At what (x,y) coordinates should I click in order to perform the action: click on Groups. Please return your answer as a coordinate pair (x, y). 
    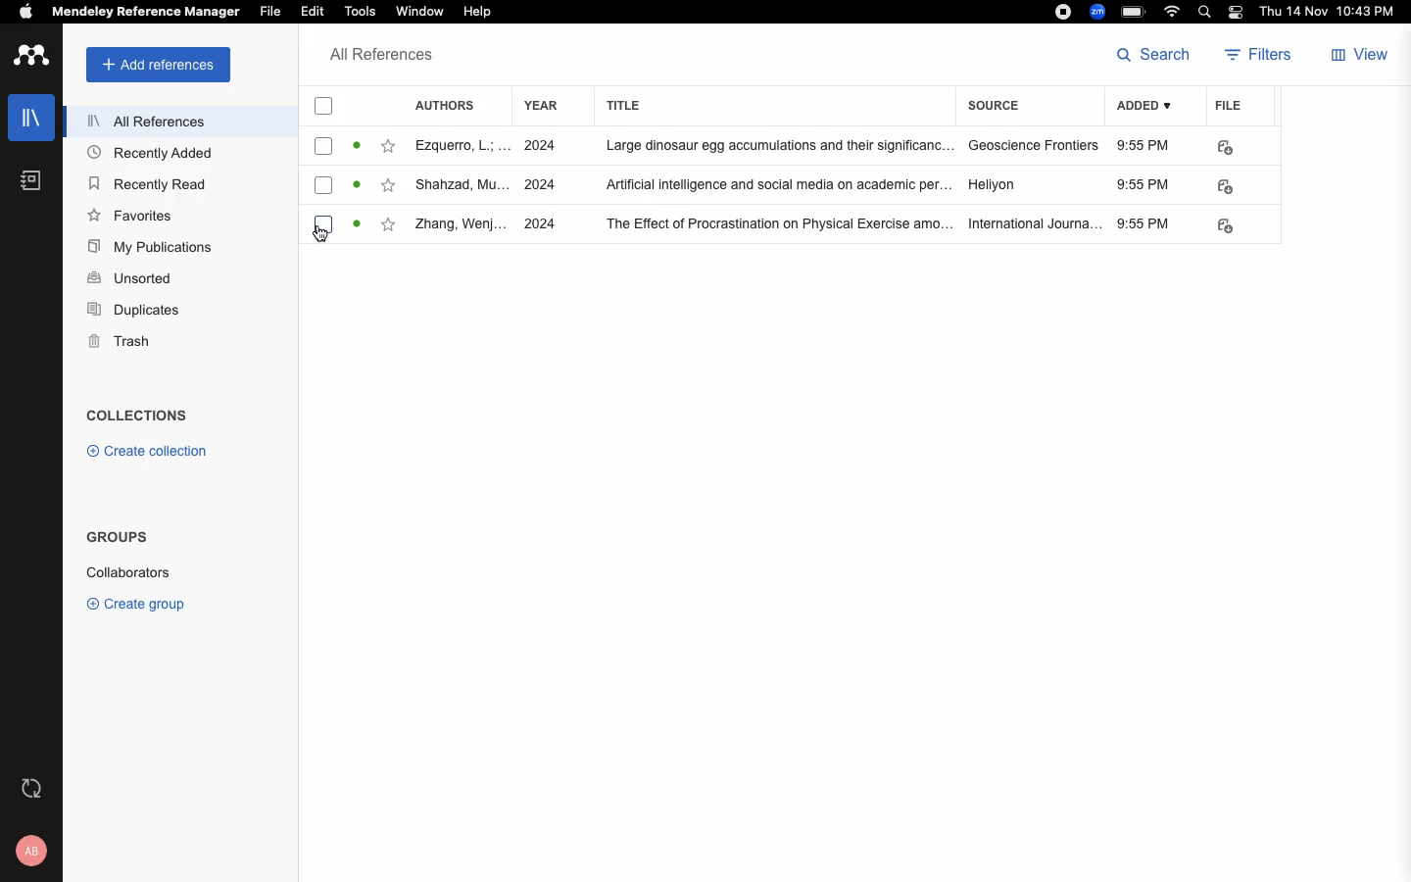
    Looking at the image, I should click on (116, 537).